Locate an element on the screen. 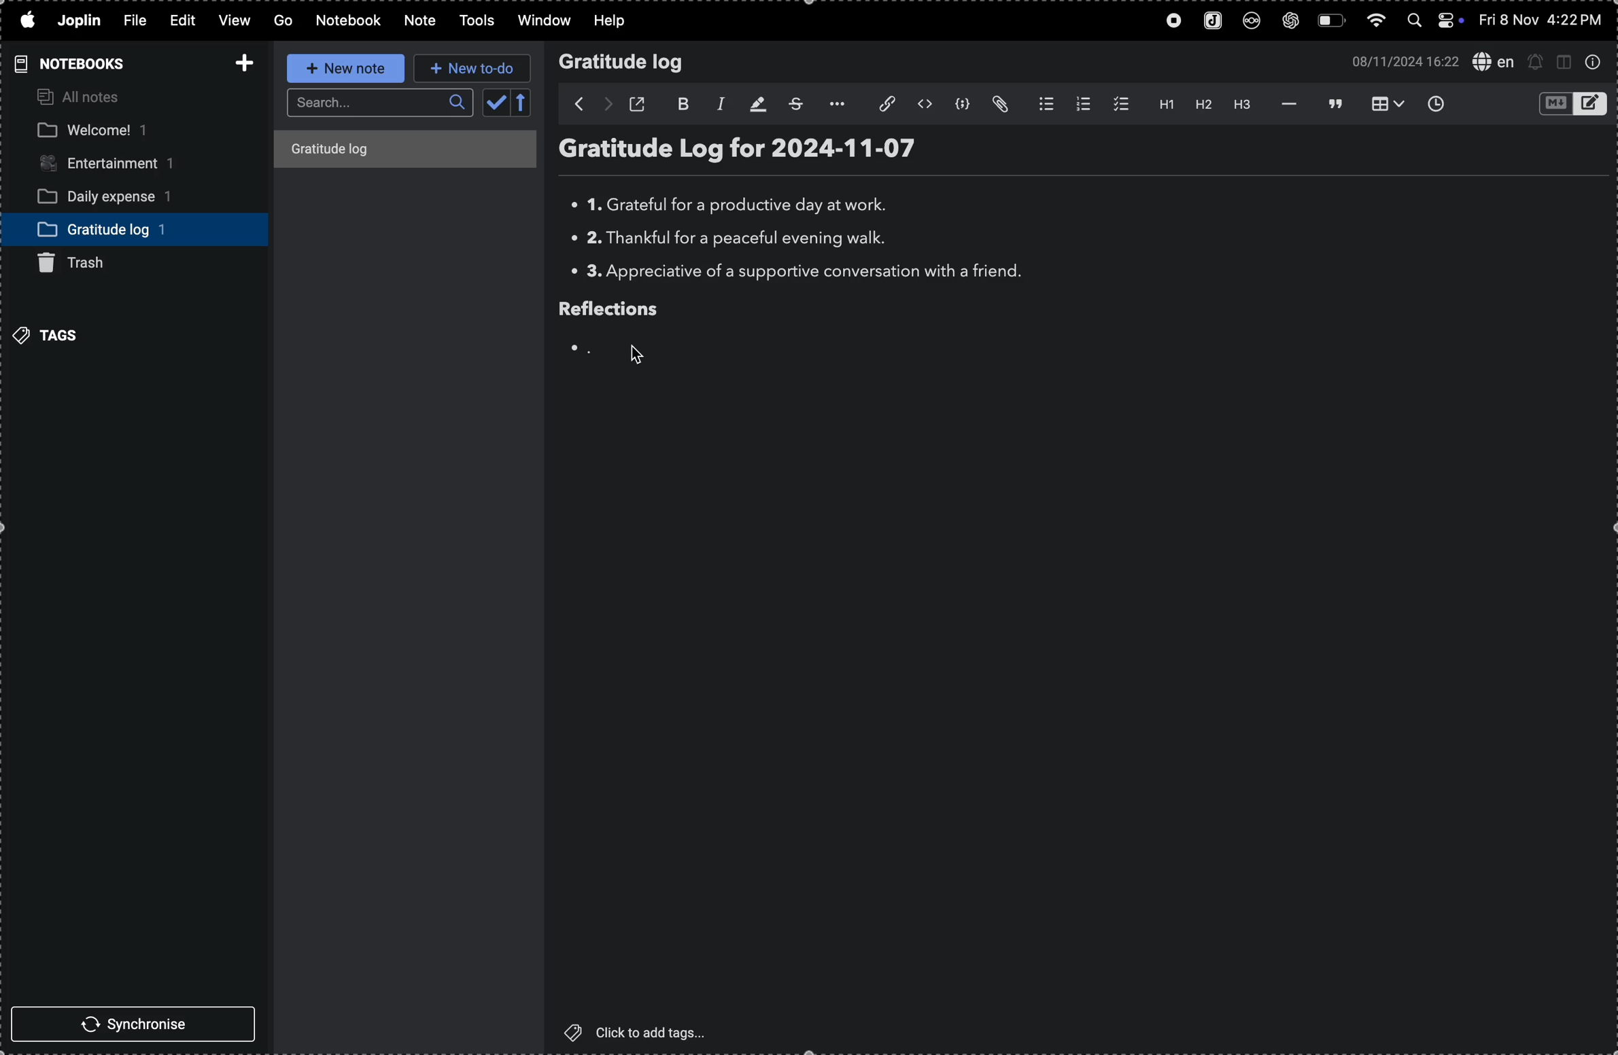 The height and width of the screenshot is (1055, 1618). heading 2 is located at coordinates (1202, 105).